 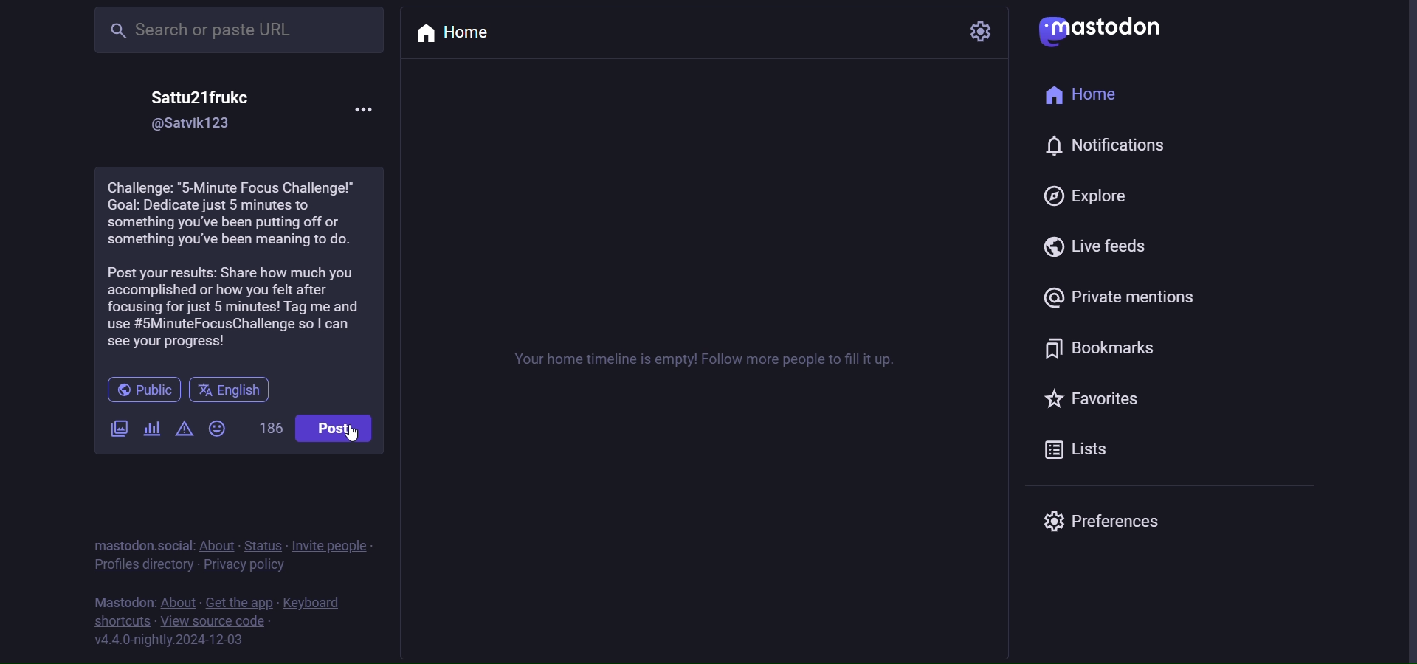 What do you see at coordinates (337, 426) in the screenshot?
I see `post` at bounding box center [337, 426].